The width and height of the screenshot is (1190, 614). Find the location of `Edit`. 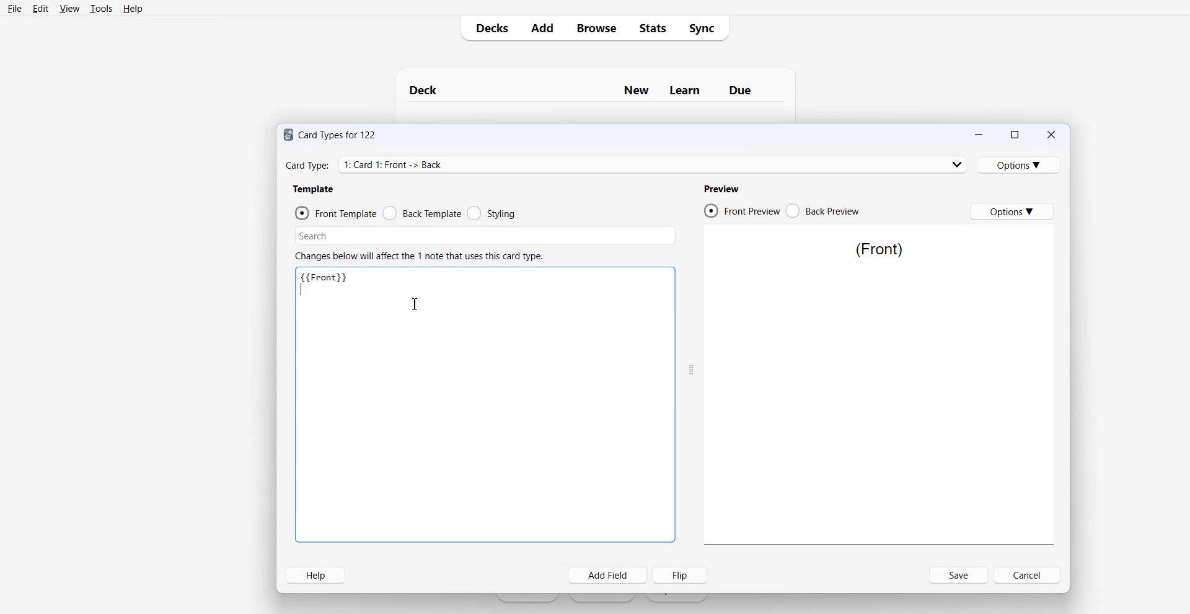

Edit is located at coordinates (40, 8).